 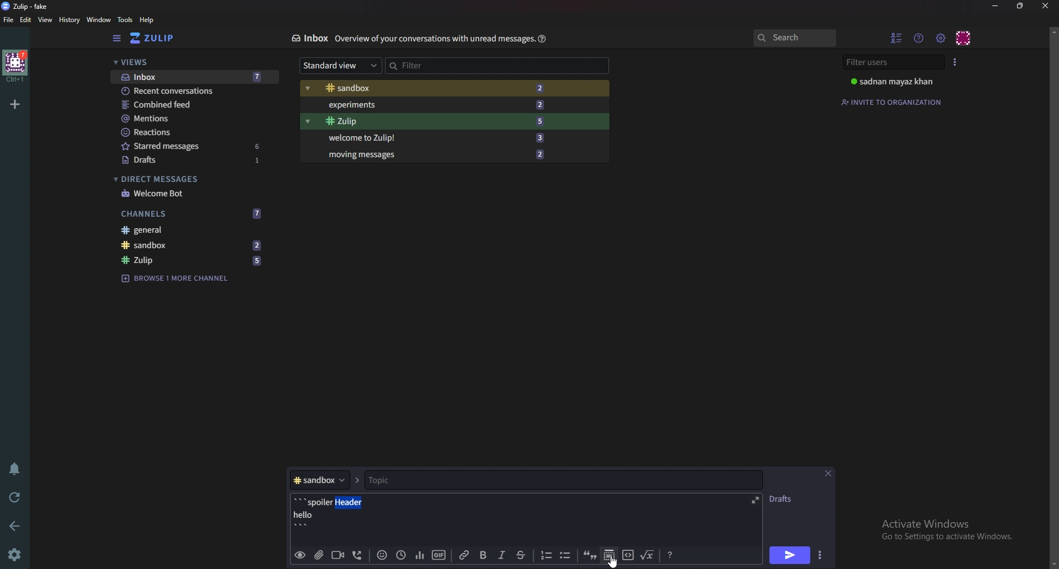 I want to click on #Sandbox 2, so click(x=194, y=246).